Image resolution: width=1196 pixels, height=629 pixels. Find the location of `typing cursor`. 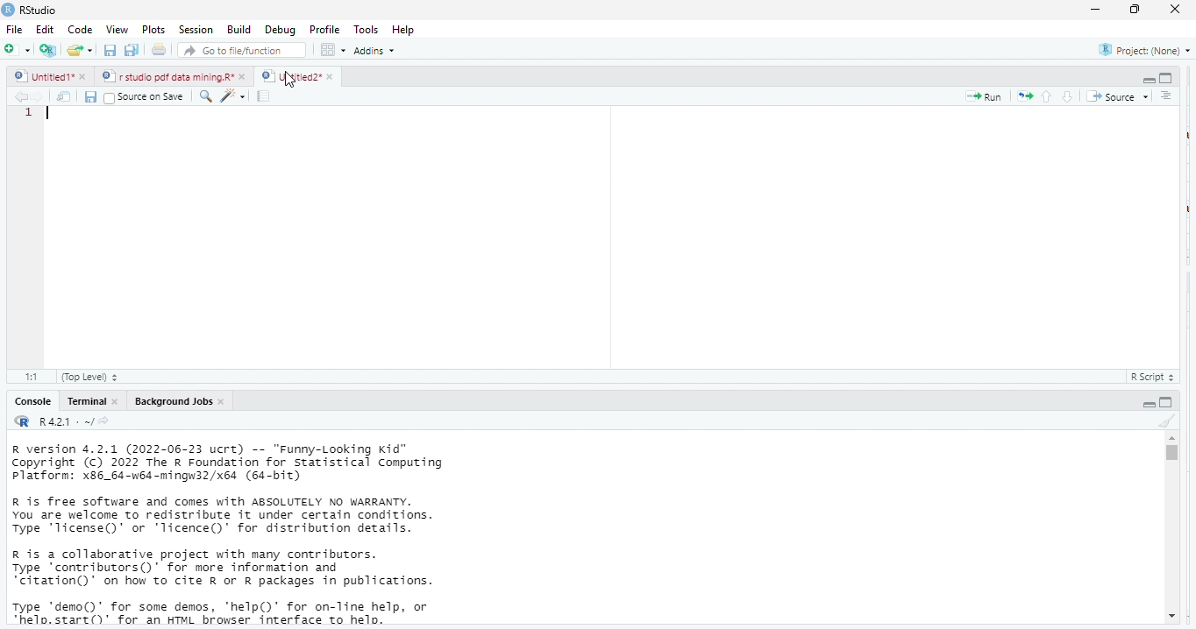

typing cursor is located at coordinates (56, 117).